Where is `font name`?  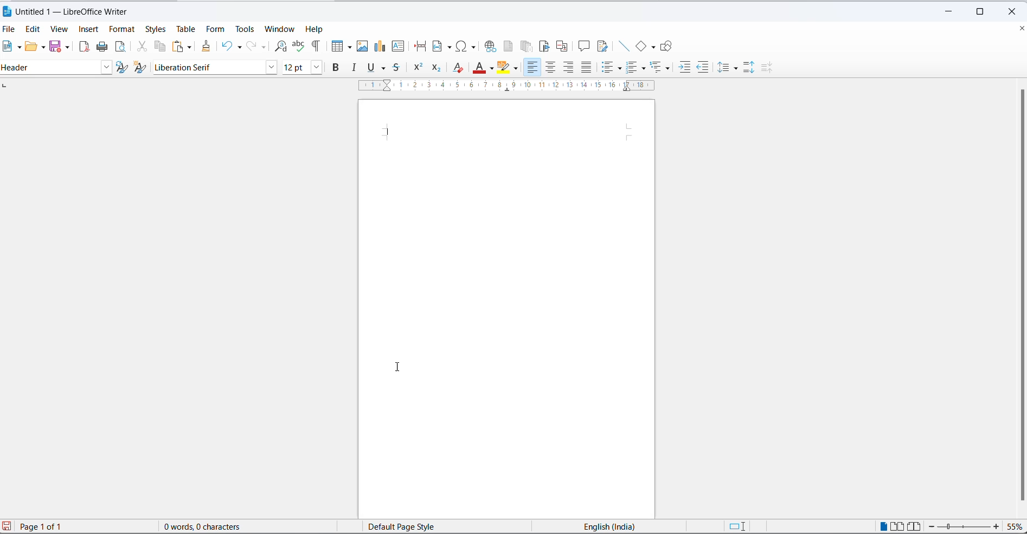 font name is located at coordinates (207, 68).